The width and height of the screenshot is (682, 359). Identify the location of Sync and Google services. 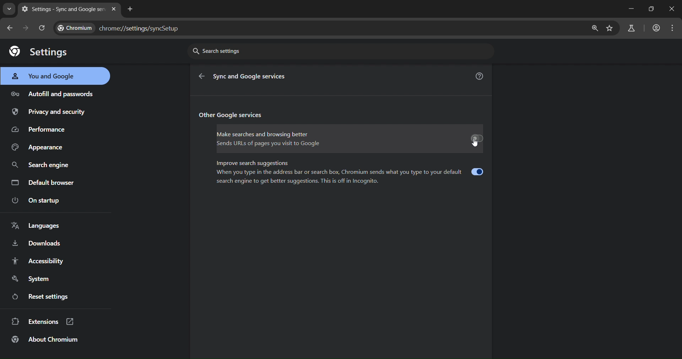
(251, 77).